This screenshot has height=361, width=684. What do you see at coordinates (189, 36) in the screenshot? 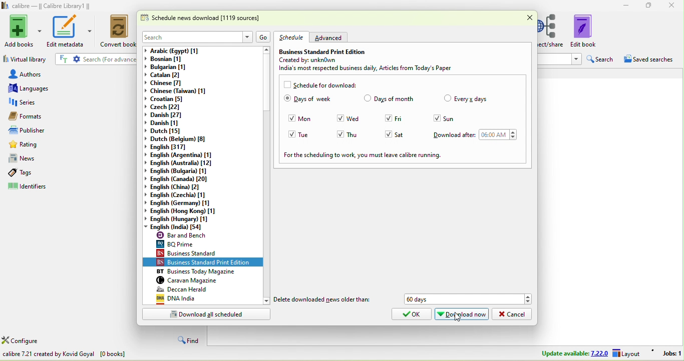
I see `search` at bounding box center [189, 36].